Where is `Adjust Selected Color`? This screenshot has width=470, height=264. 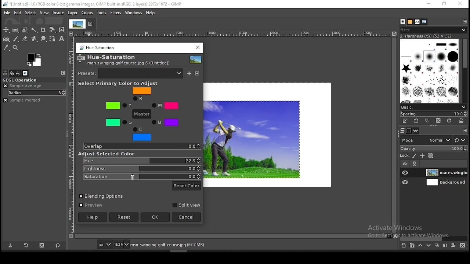
Adjust Selected Color is located at coordinates (107, 154).